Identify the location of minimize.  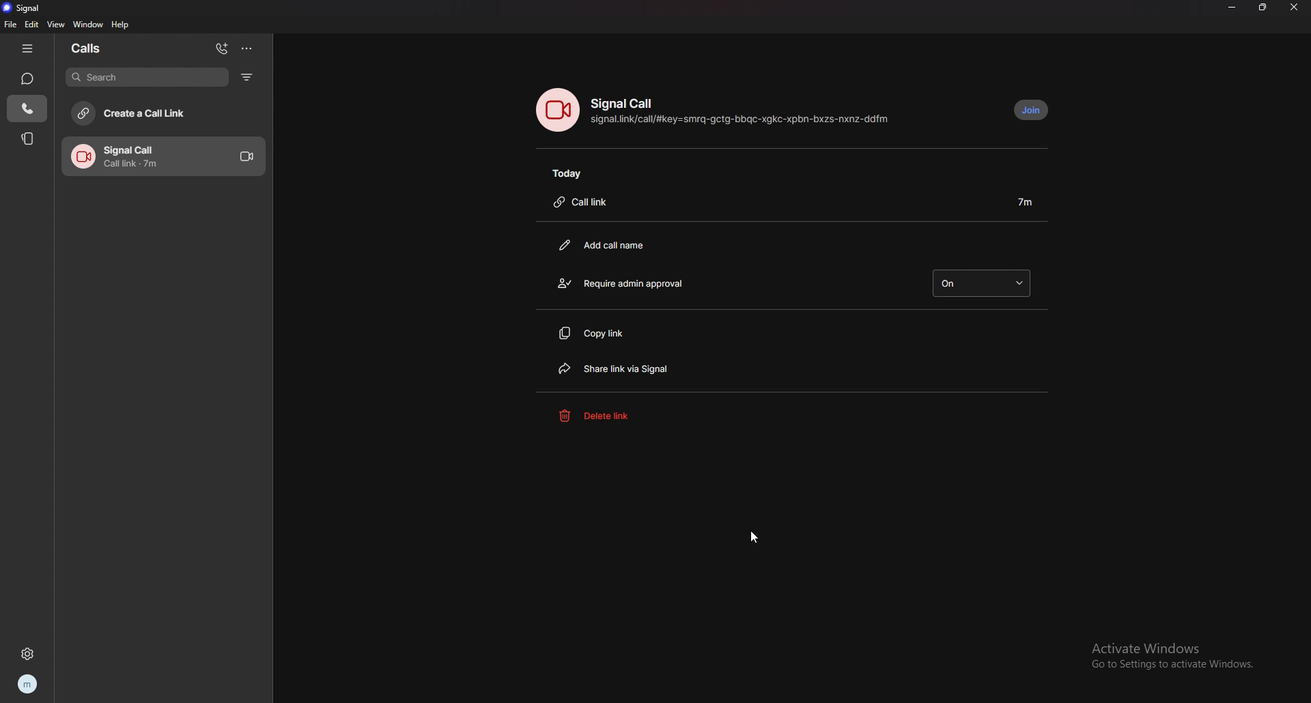
(1232, 8).